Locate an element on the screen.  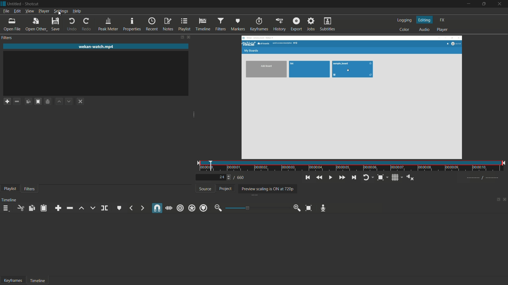
zoom in is located at coordinates (297, 208).